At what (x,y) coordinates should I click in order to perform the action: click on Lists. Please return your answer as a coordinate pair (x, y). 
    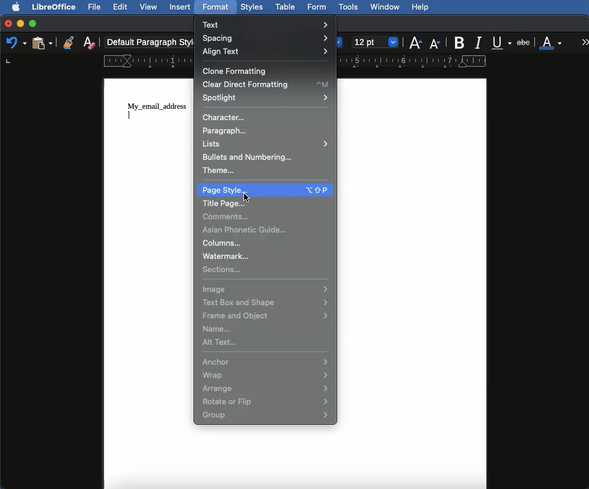
    Looking at the image, I should click on (267, 144).